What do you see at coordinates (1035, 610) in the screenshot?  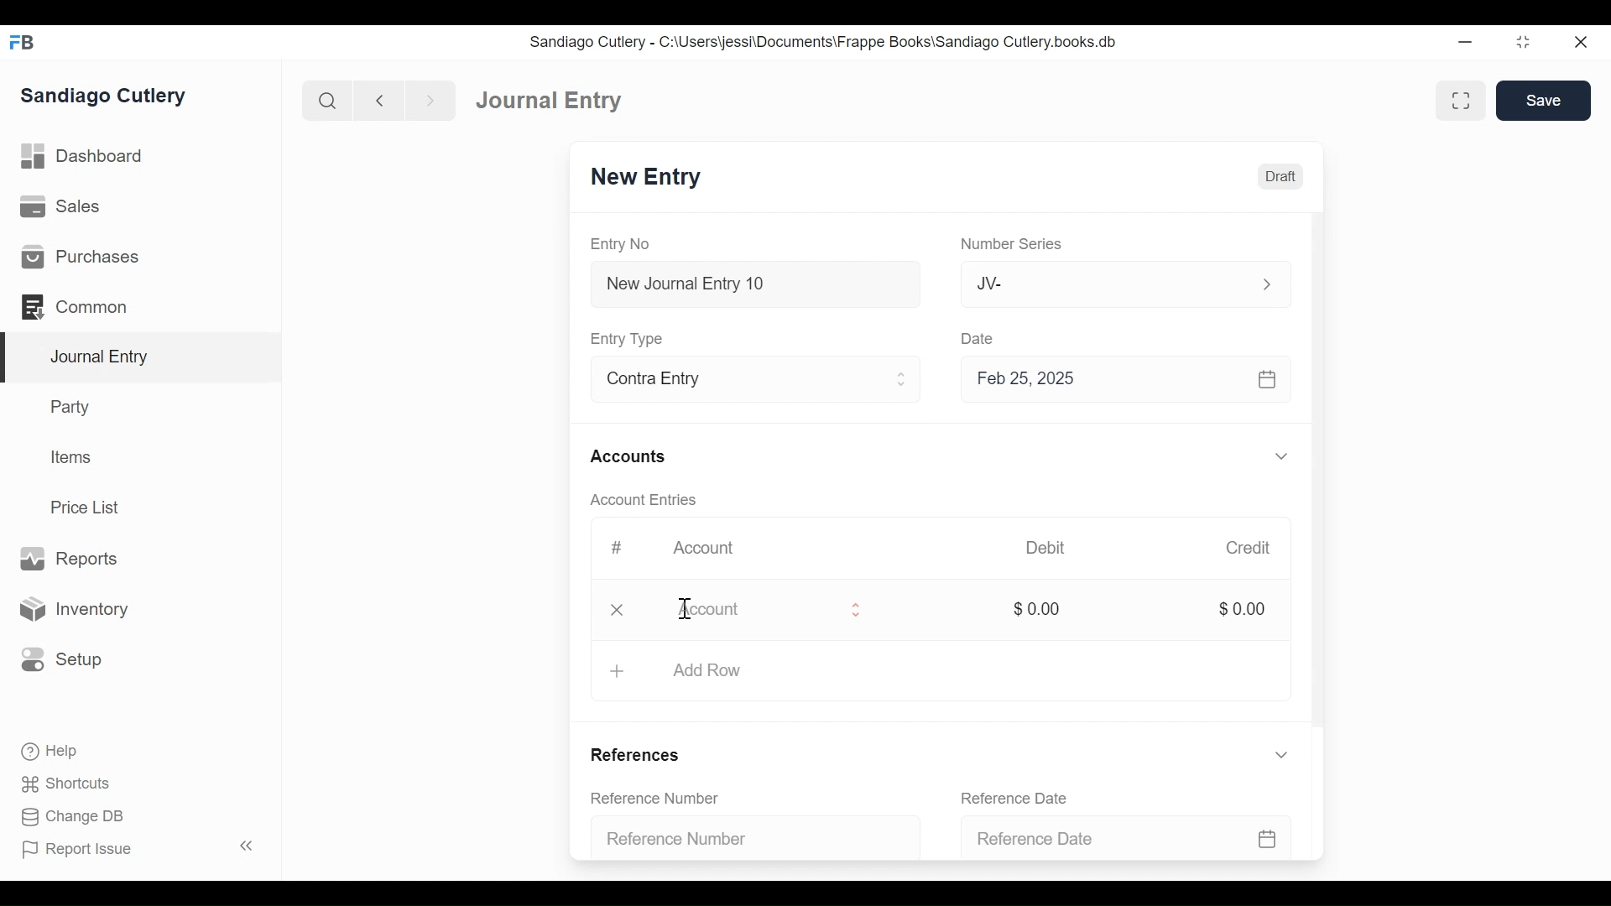 I see `$0.00` at bounding box center [1035, 610].